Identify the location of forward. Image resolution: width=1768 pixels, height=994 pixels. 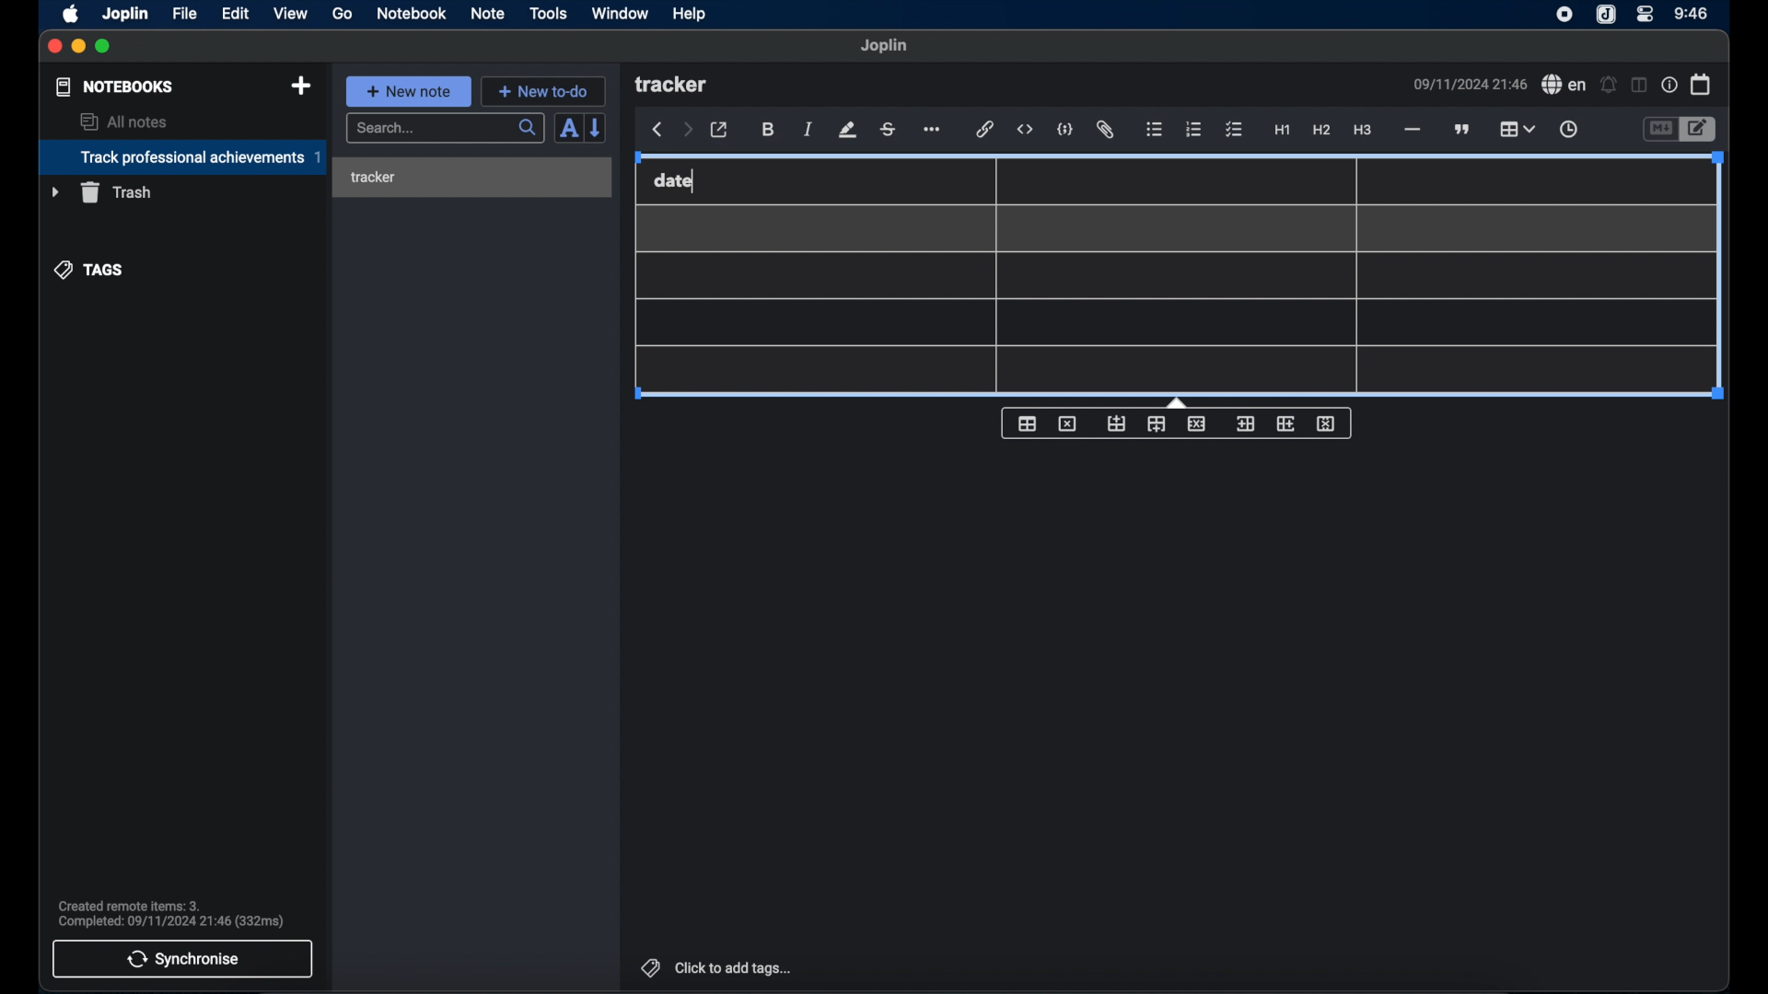
(687, 131).